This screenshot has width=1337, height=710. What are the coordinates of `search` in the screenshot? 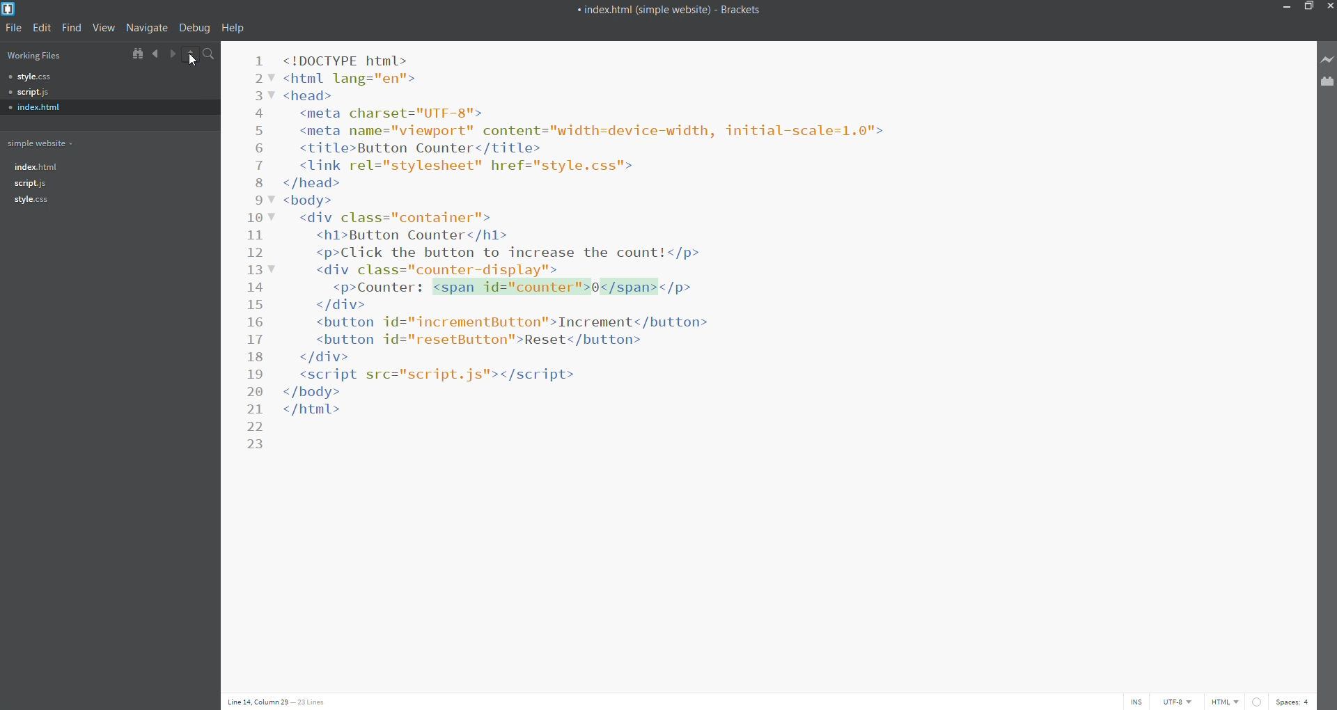 It's located at (208, 54).